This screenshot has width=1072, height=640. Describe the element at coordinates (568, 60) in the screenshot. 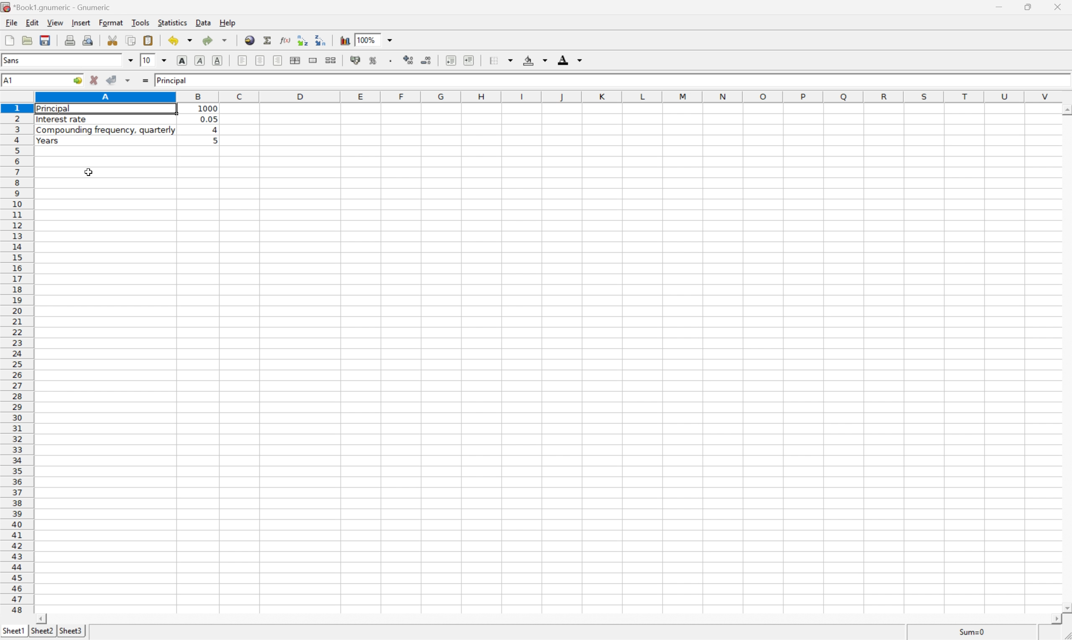

I see `foreground` at that location.